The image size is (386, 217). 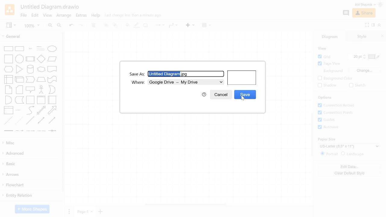 What do you see at coordinates (173, 26) in the screenshot?
I see `Waypoints` at bounding box center [173, 26].